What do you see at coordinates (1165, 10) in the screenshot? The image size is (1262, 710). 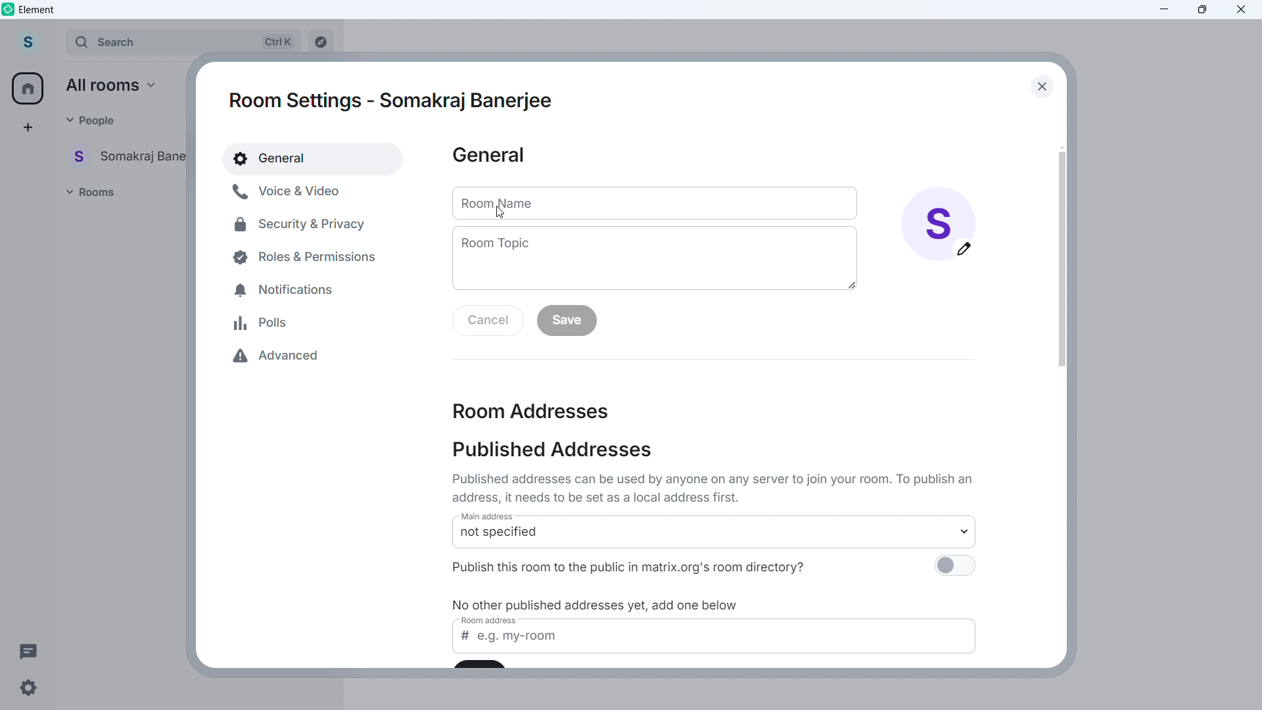 I see `minimize` at bounding box center [1165, 10].